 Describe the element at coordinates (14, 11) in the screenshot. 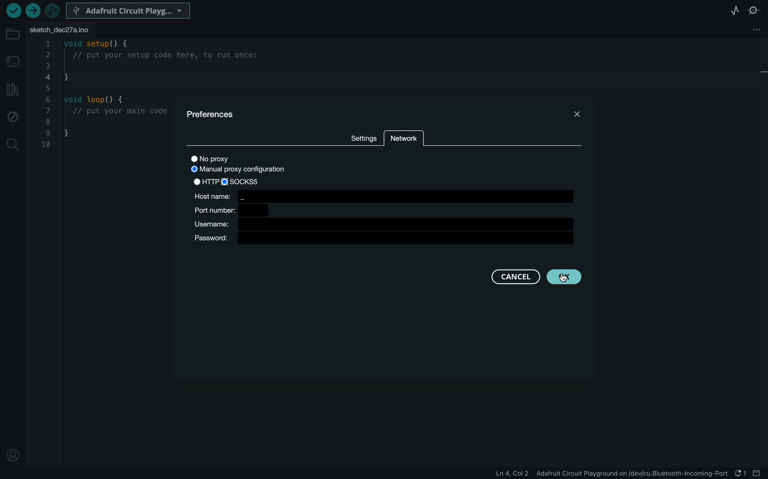

I see `verify` at that location.